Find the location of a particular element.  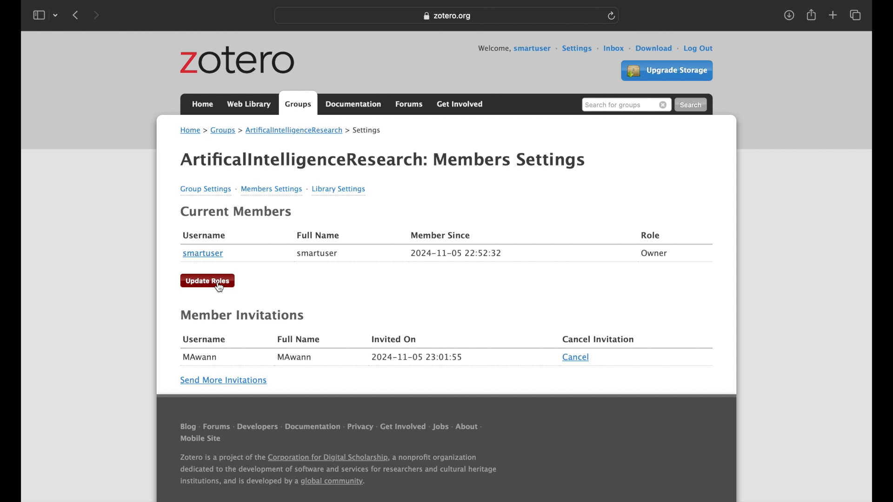

previous is located at coordinates (75, 16).